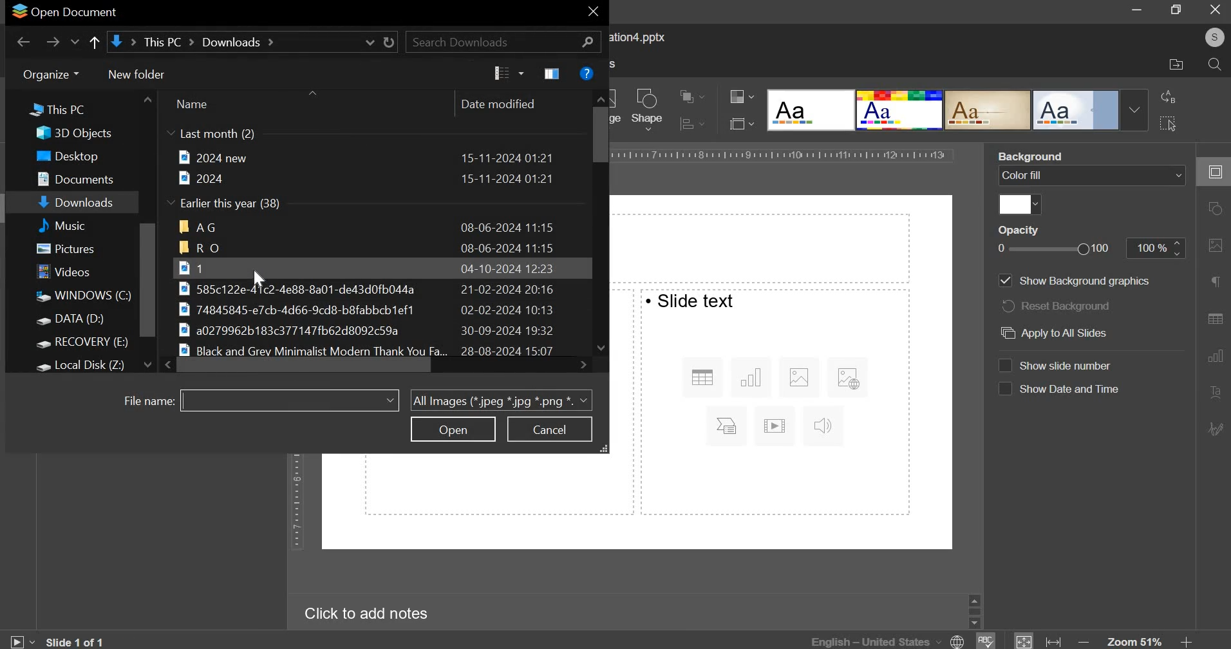 The width and height of the screenshot is (1231, 649). Describe the element at coordinates (776, 429) in the screenshot. I see `right side segment` at that location.